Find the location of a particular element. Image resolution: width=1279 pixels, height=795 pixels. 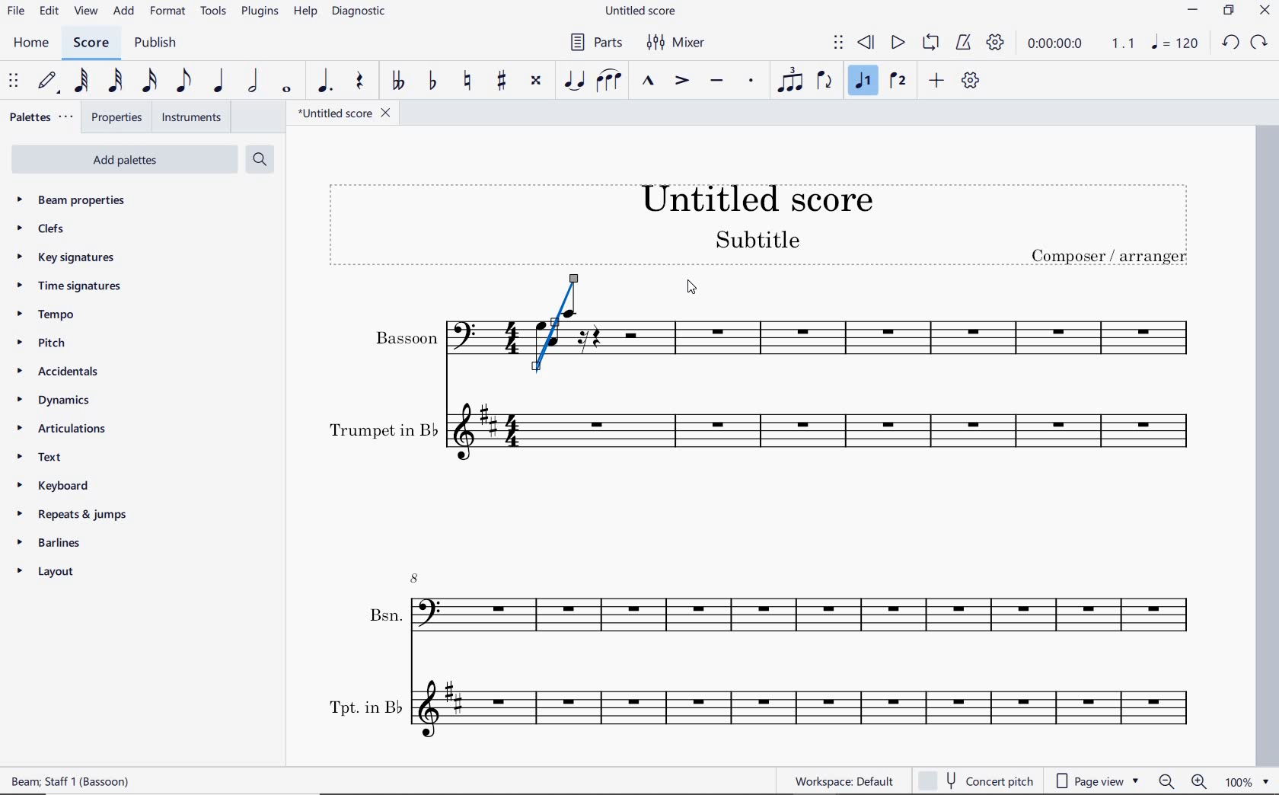

Play time is located at coordinates (1080, 42).